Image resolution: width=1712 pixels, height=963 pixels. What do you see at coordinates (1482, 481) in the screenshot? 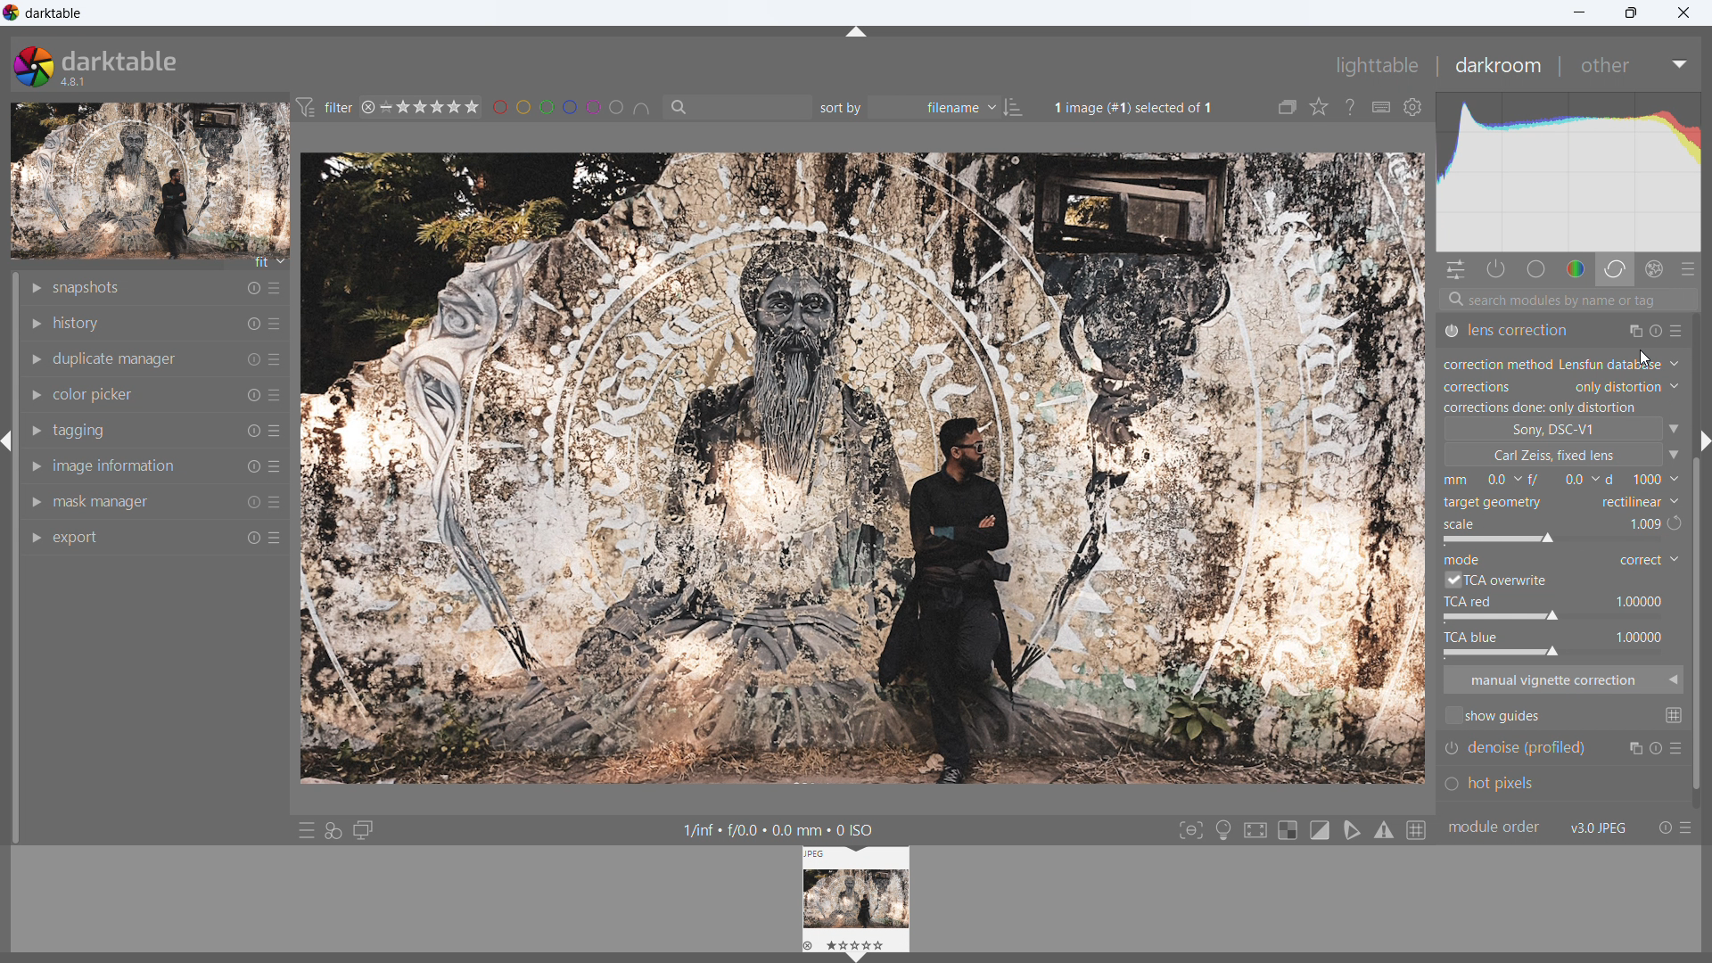
I see `focal length` at bounding box center [1482, 481].